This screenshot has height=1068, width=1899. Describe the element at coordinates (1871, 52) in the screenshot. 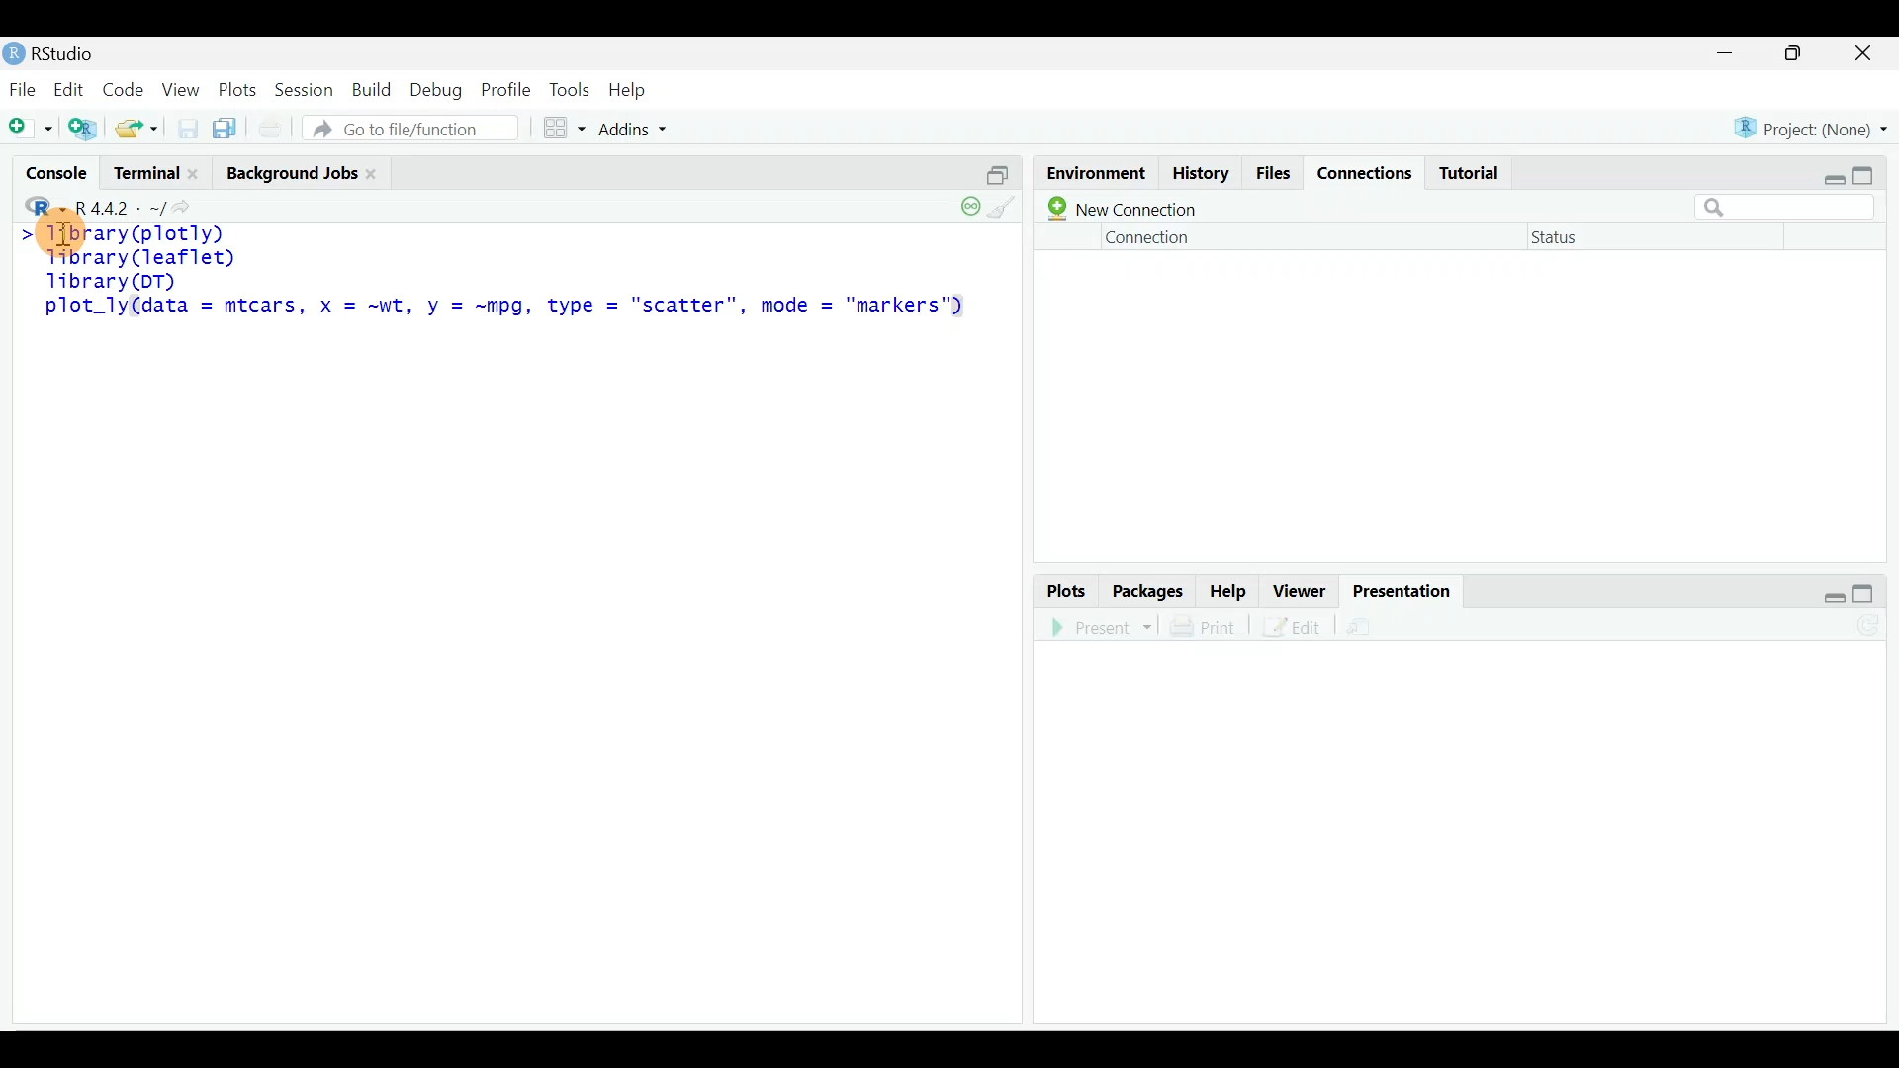

I see `close` at that location.